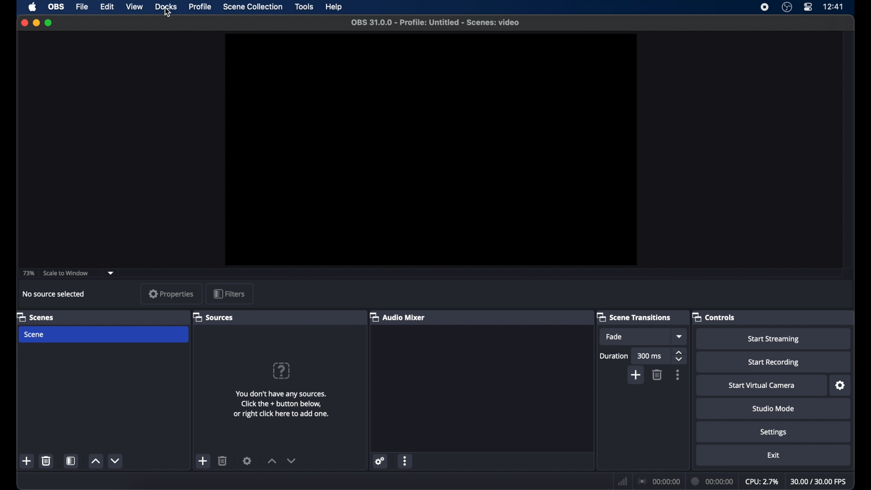 This screenshot has width=871, height=490. Describe the element at coordinates (24, 23) in the screenshot. I see `close` at that location.